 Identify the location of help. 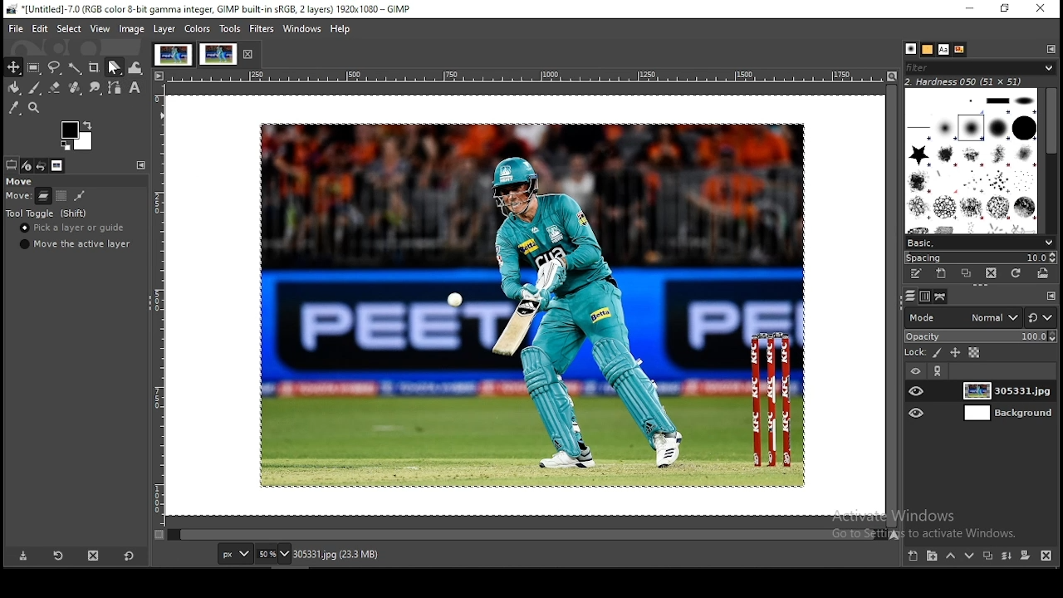
(341, 29).